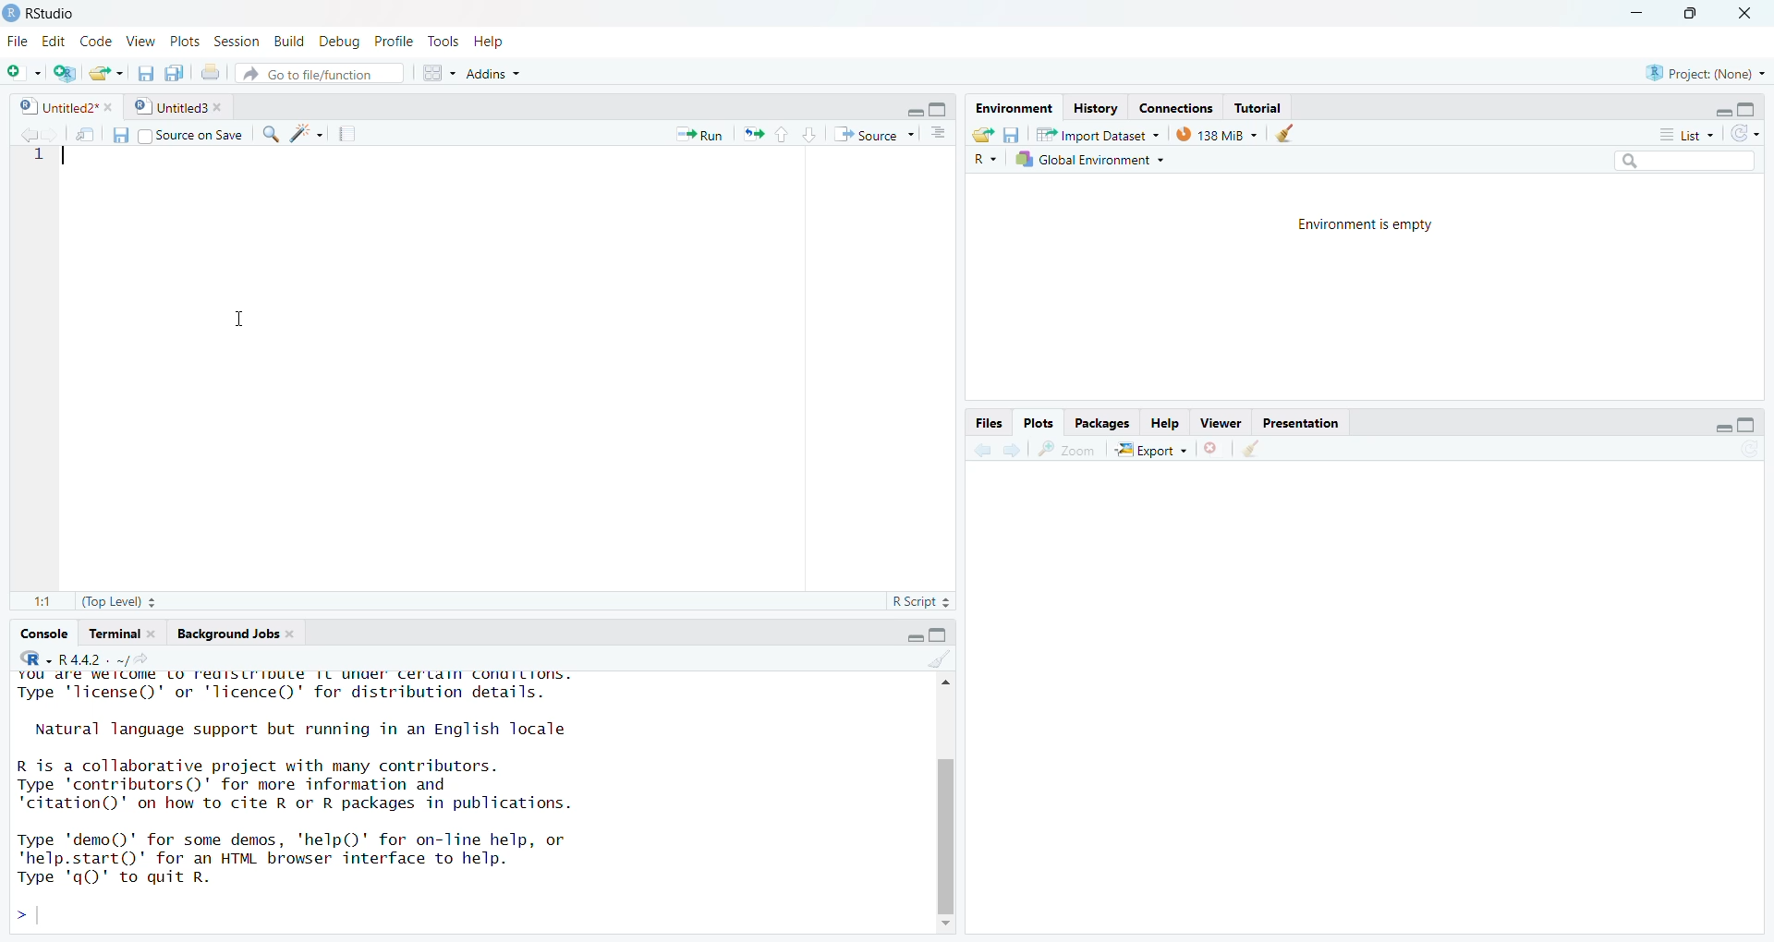  What do you see at coordinates (1715, 422) in the screenshot?
I see `maximize/minimize` at bounding box center [1715, 422].